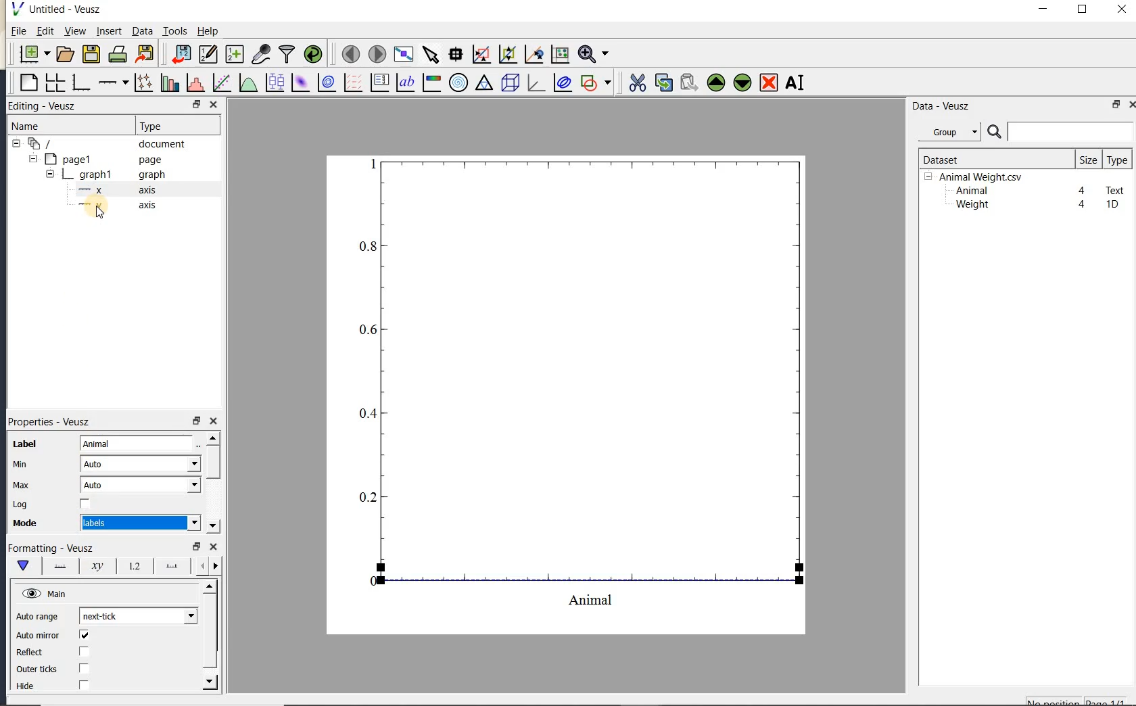 This screenshot has height=706, width=1136. I want to click on reload linked datasets, so click(313, 53).